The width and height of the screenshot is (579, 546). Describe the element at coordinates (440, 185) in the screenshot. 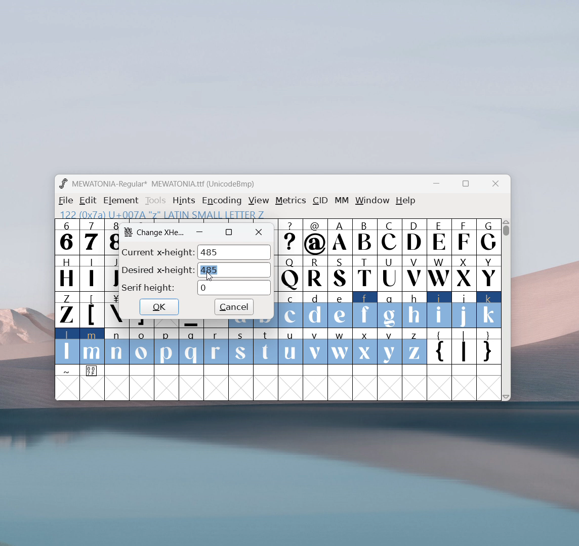

I see `minimize` at that location.